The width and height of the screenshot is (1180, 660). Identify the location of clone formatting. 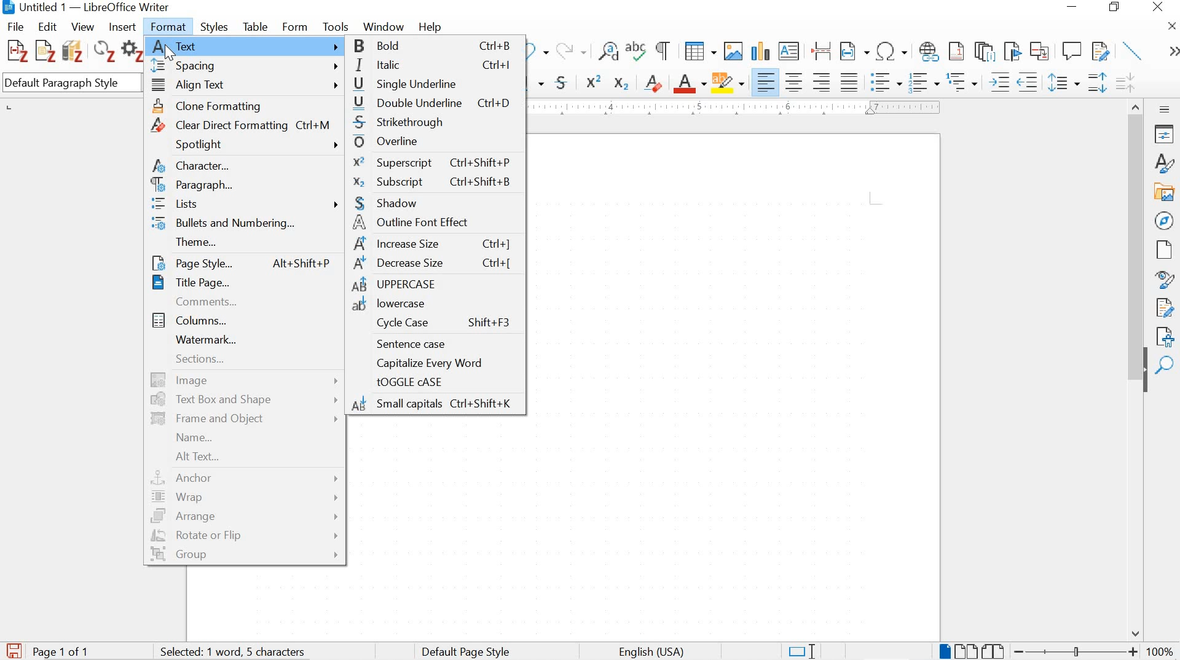
(246, 105).